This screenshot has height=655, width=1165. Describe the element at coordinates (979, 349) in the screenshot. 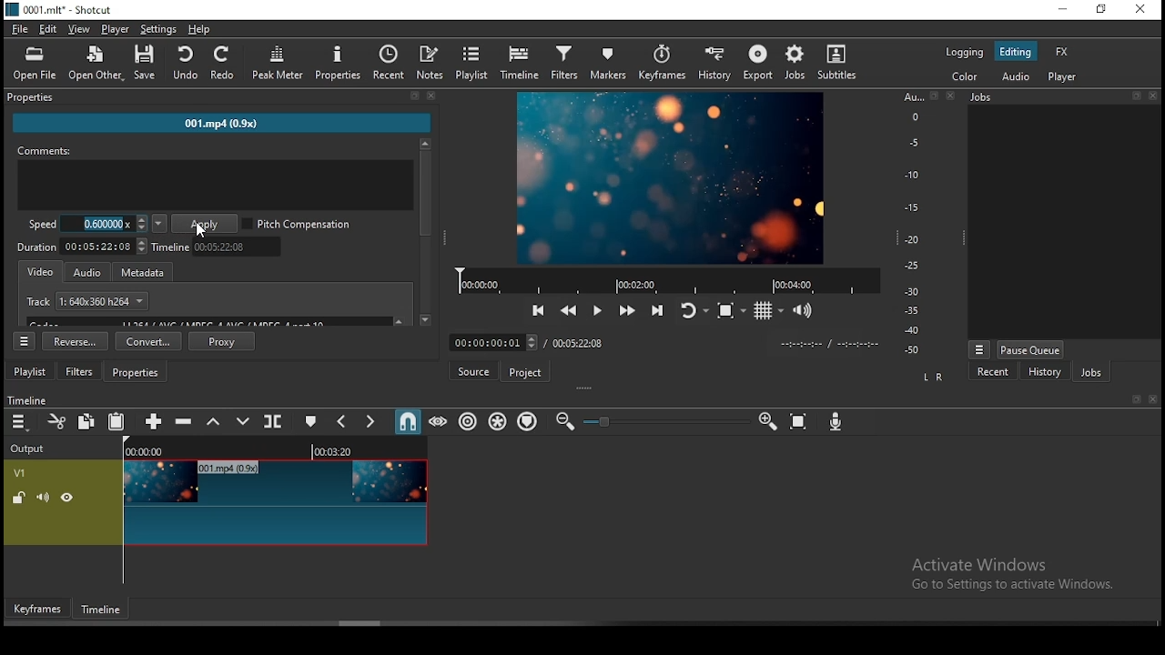

I see `view menu` at that location.